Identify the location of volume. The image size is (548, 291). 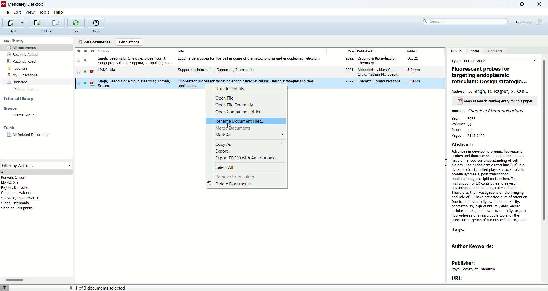
(466, 124).